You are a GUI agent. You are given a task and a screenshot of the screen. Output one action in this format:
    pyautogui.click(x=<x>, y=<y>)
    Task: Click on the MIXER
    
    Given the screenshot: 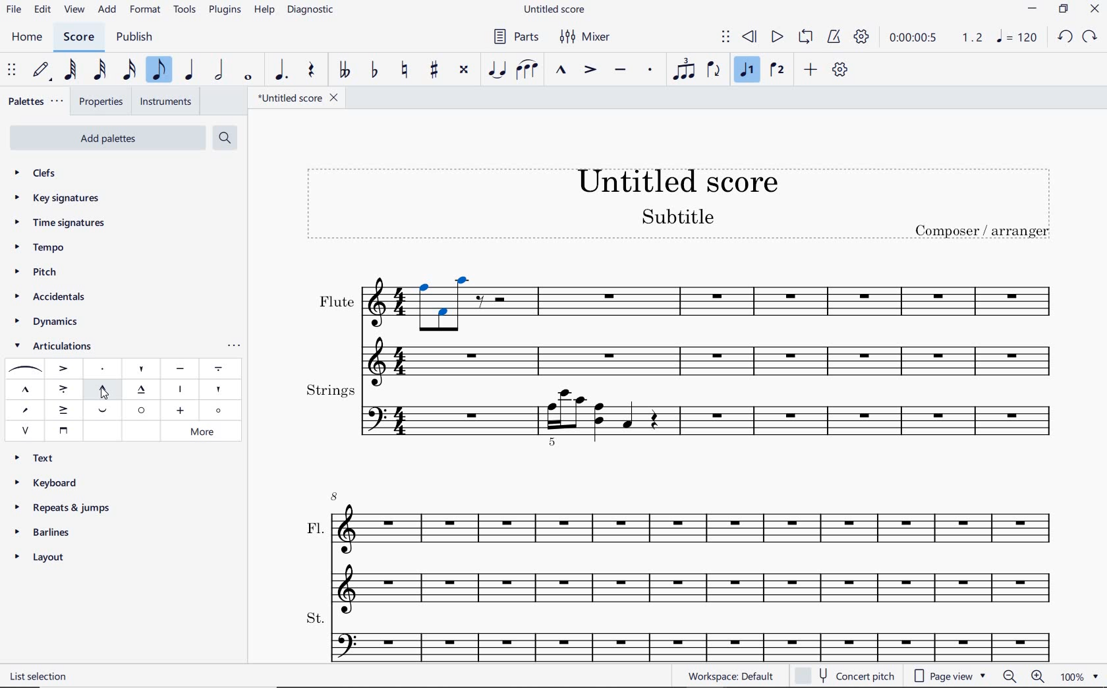 What is the action you would take?
    pyautogui.click(x=583, y=38)
    